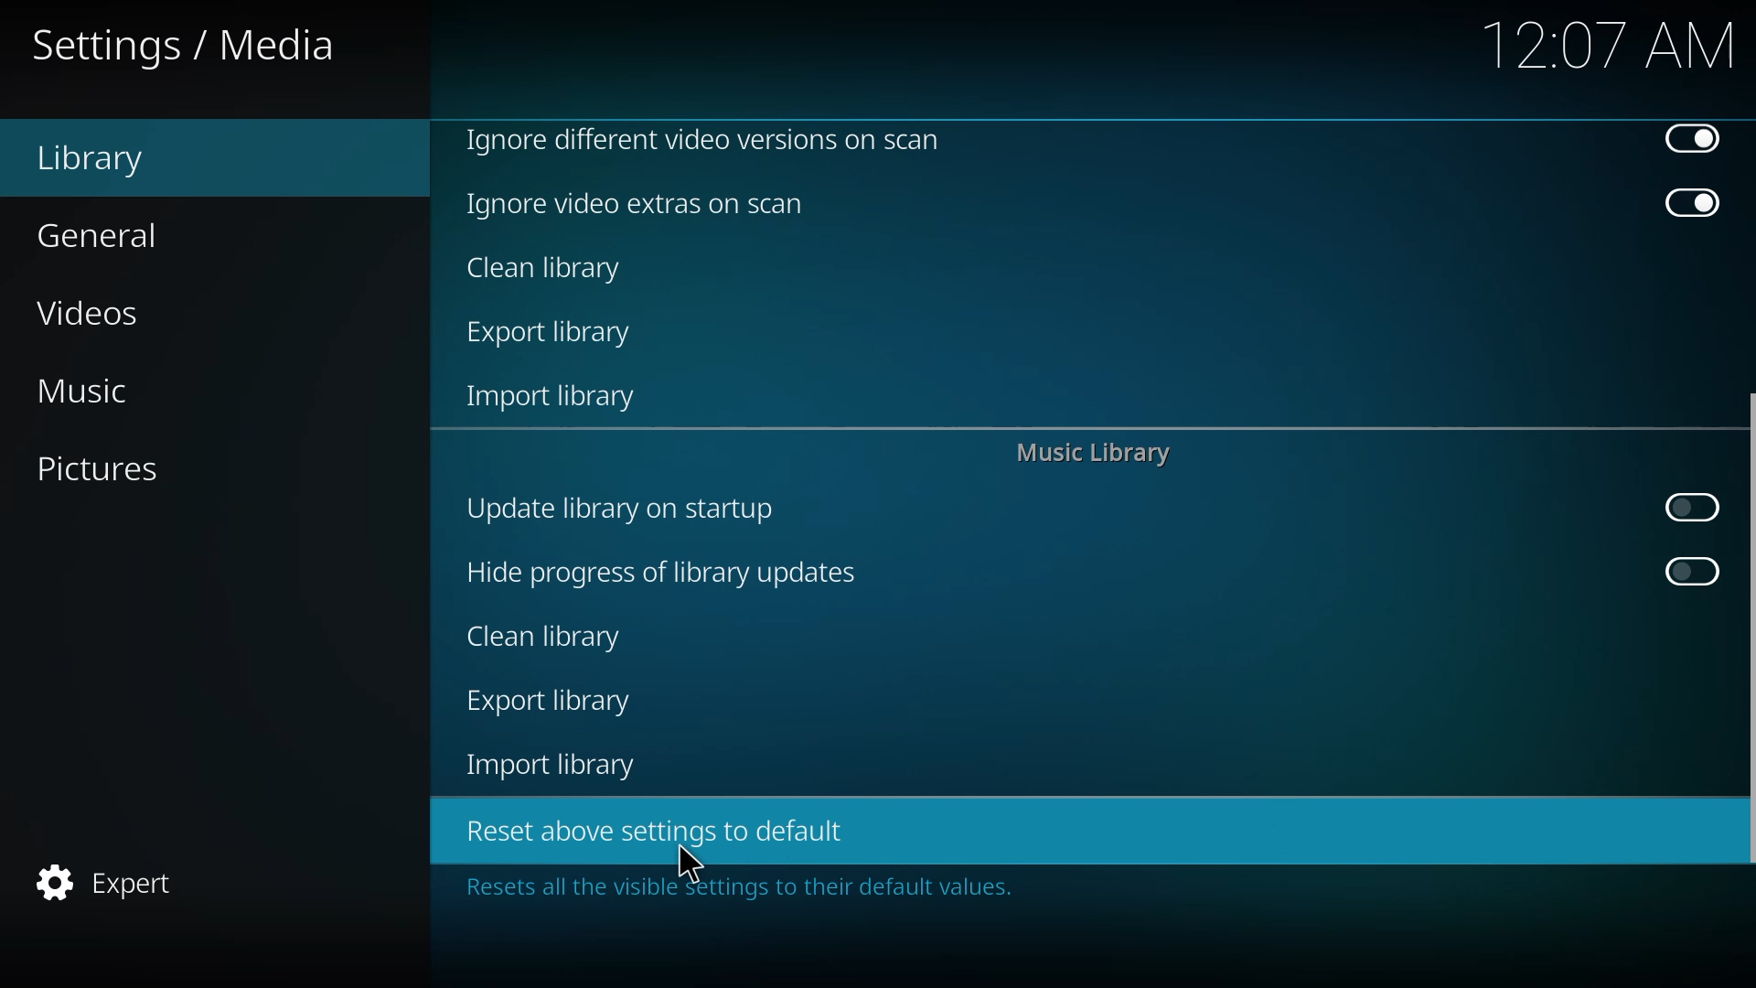 This screenshot has width=1756, height=988. What do you see at coordinates (547, 270) in the screenshot?
I see `clean` at bounding box center [547, 270].